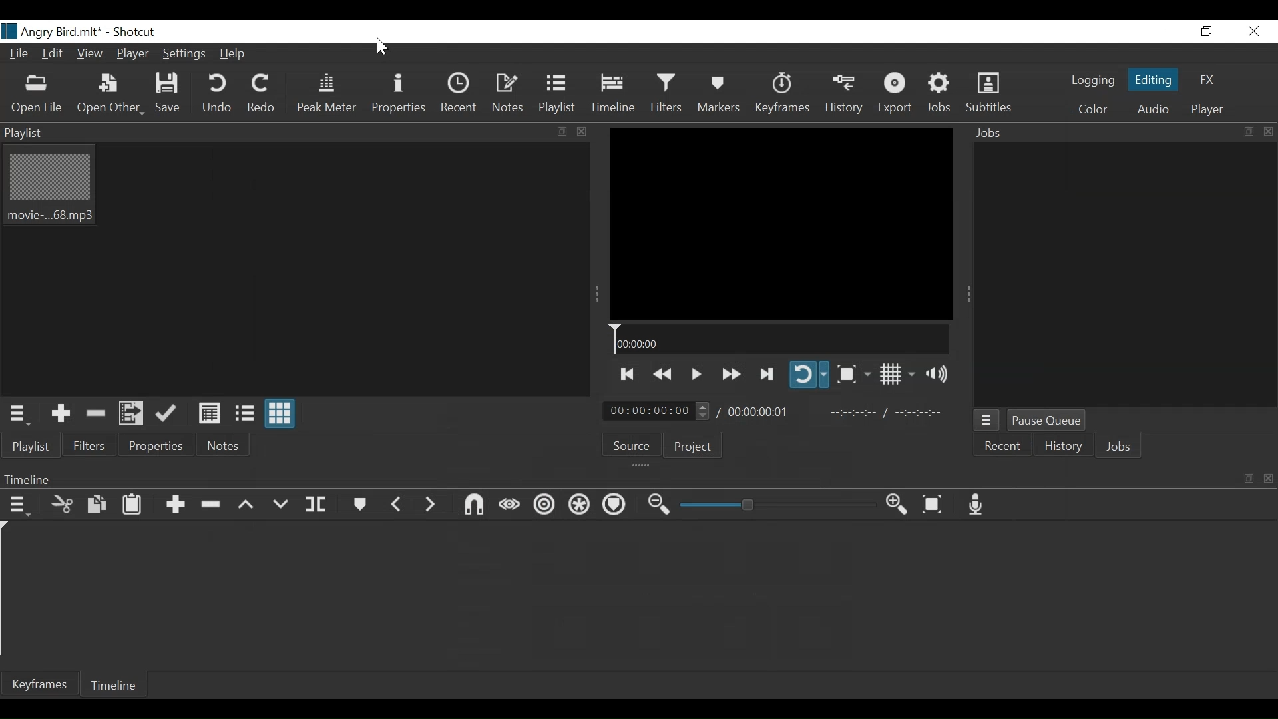 Image resolution: width=1278 pixels, height=719 pixels. Describe the element at coordinates (168, 415) in the screenshot. I see `Update` at that location.